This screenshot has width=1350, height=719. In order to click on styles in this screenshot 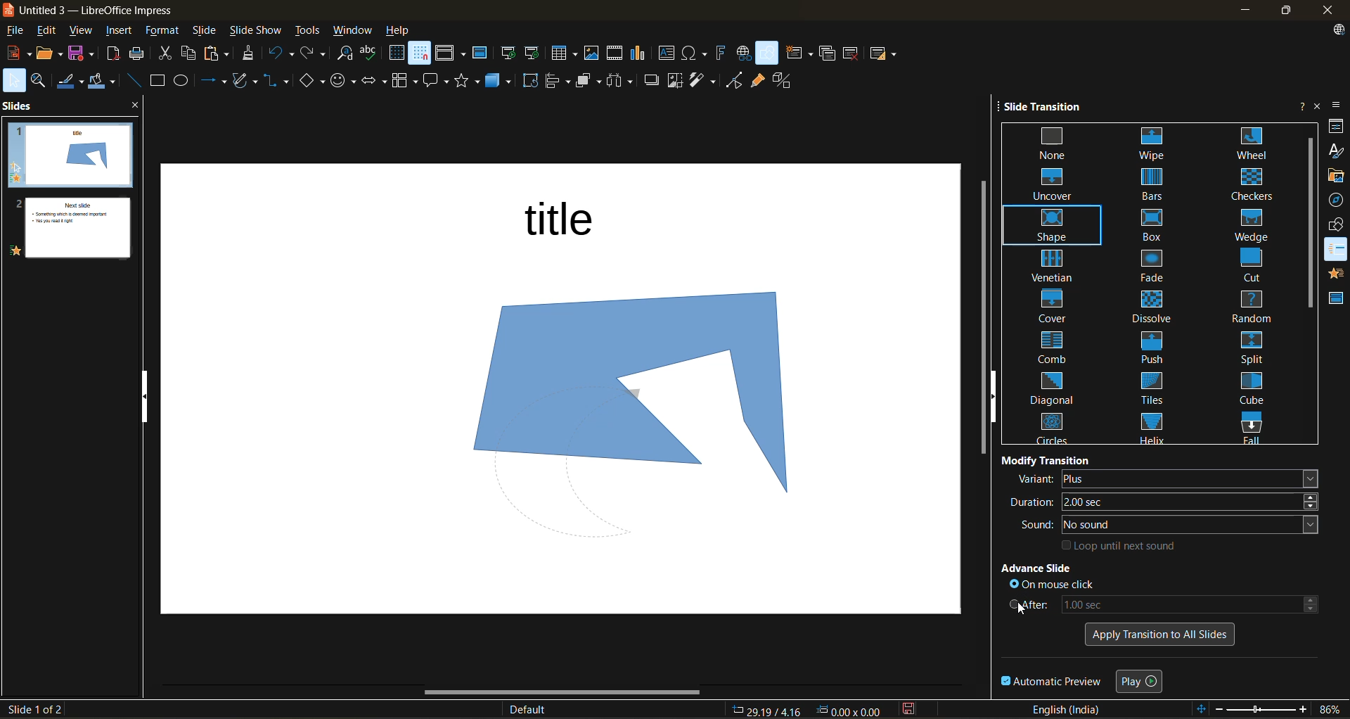, I will do `click(1335, 151)`.